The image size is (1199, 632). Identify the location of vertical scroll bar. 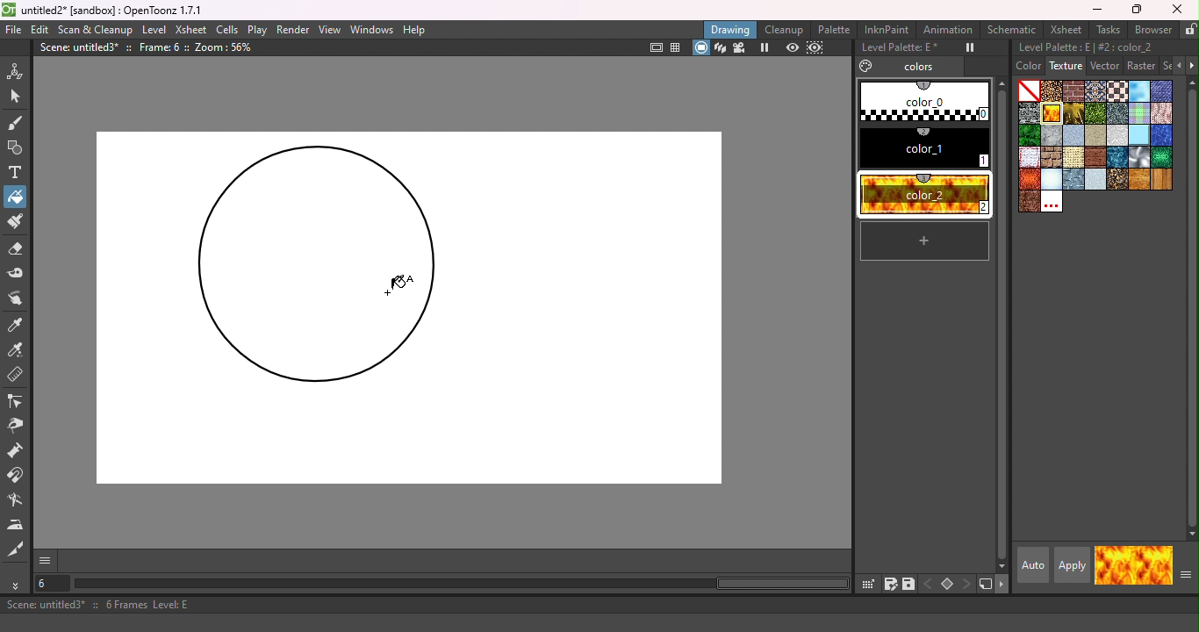
(1000, 324).